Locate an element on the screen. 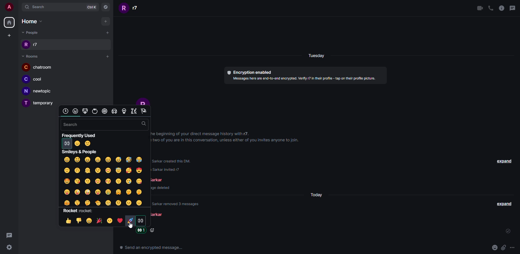 This screenshot has width=520, height=254. message deleted is located at coordinates (162, 188).